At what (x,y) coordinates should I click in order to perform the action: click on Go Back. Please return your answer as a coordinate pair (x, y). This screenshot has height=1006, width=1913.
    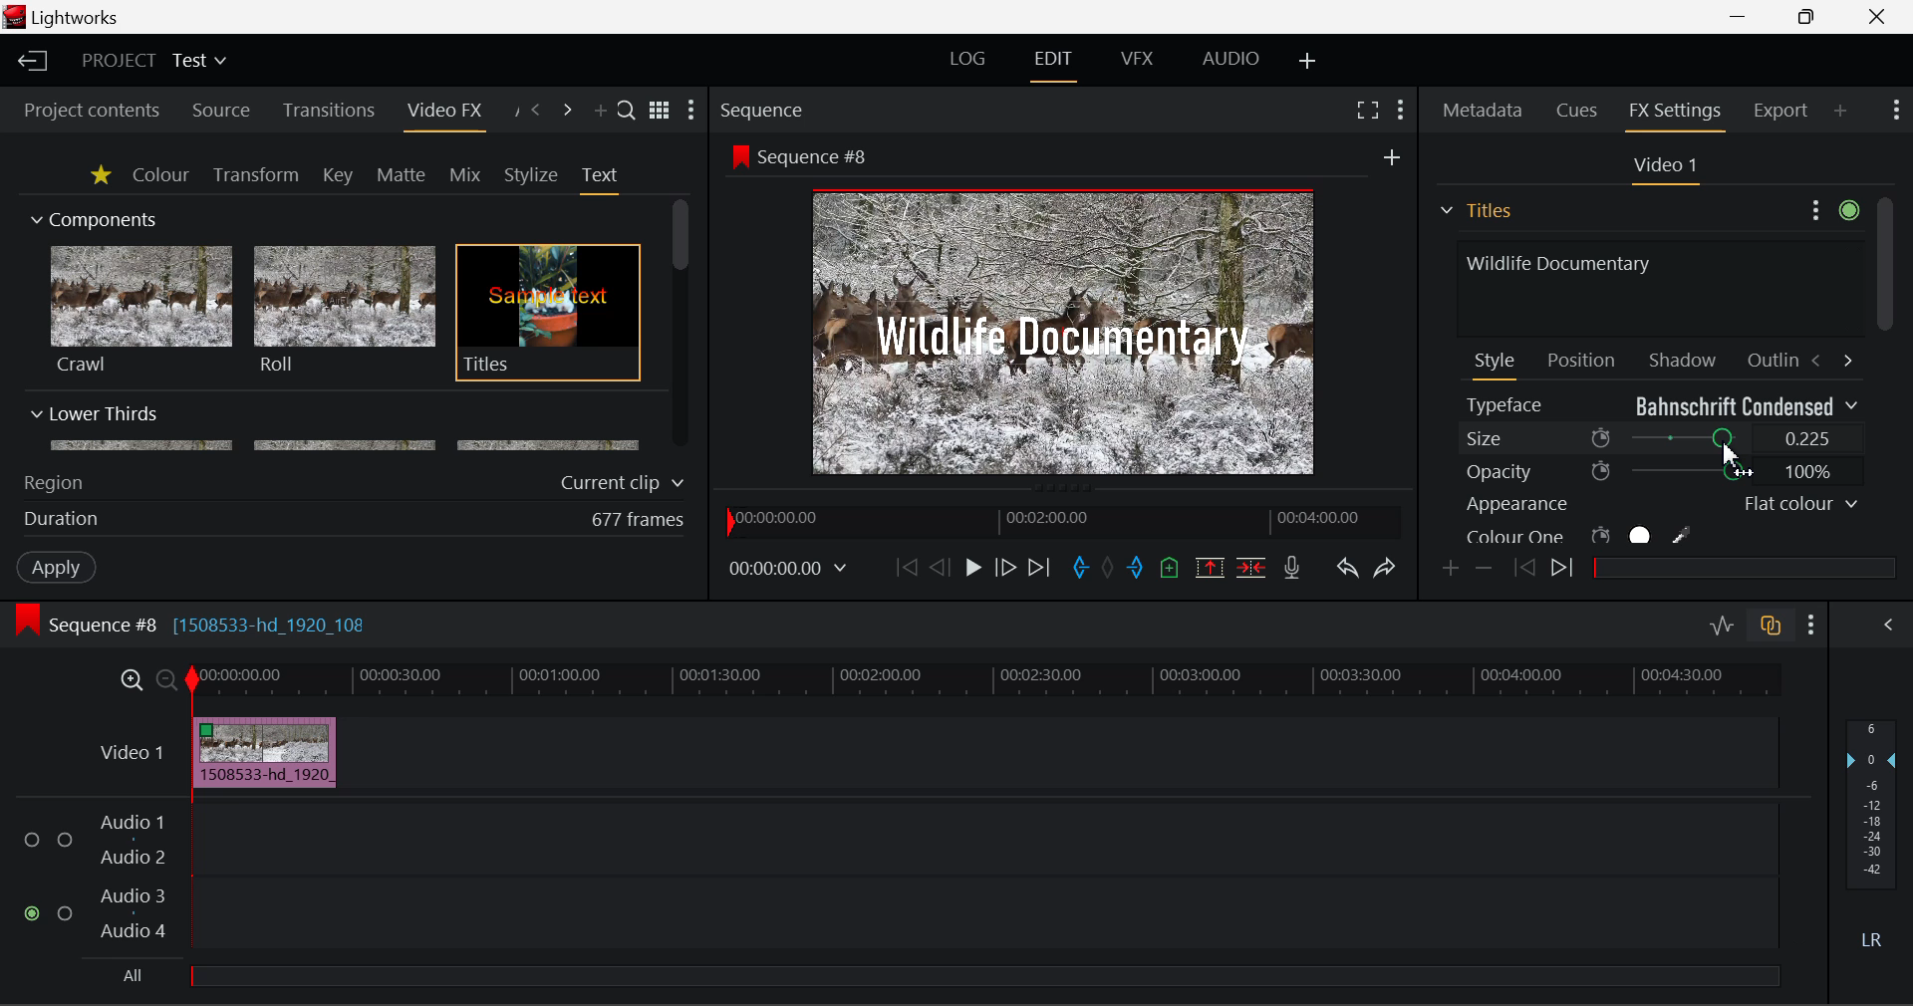
    Looking at the image, I should click on (940, 567).